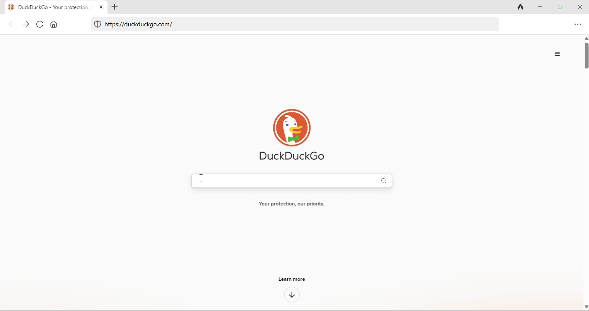 The height and width of the screenshot is (311, 589). I want to click on minimize, so click(540, 6).